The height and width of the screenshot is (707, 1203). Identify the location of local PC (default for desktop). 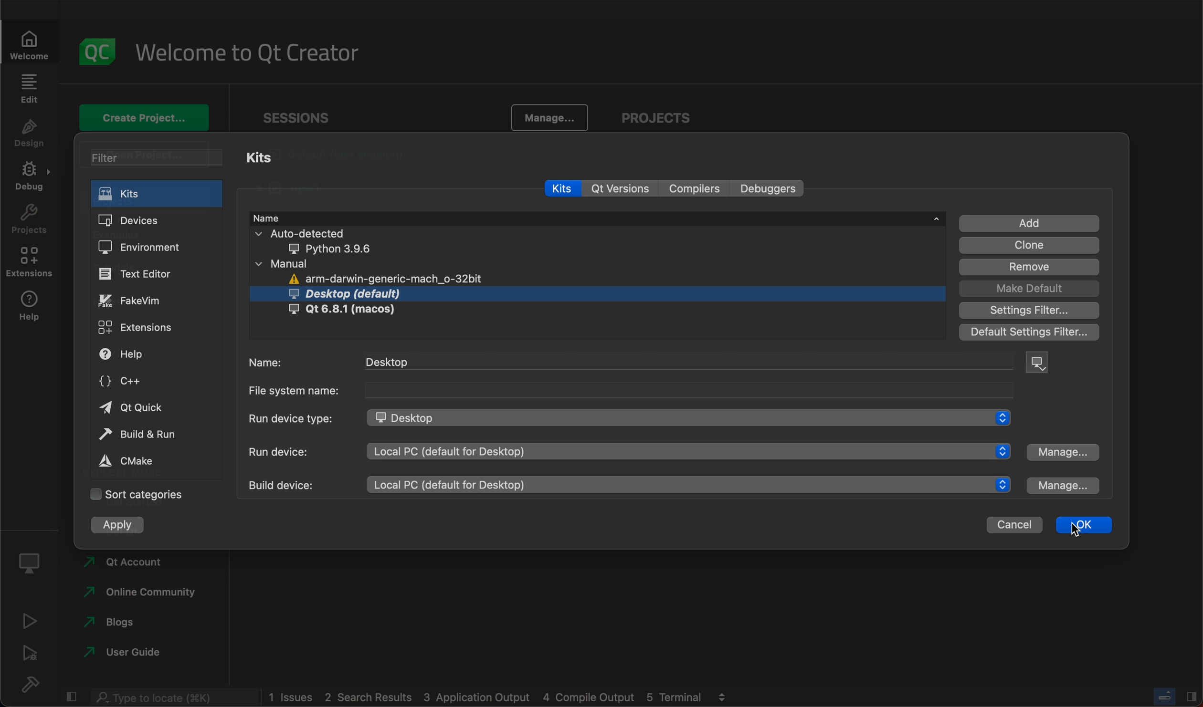
(685, 483).